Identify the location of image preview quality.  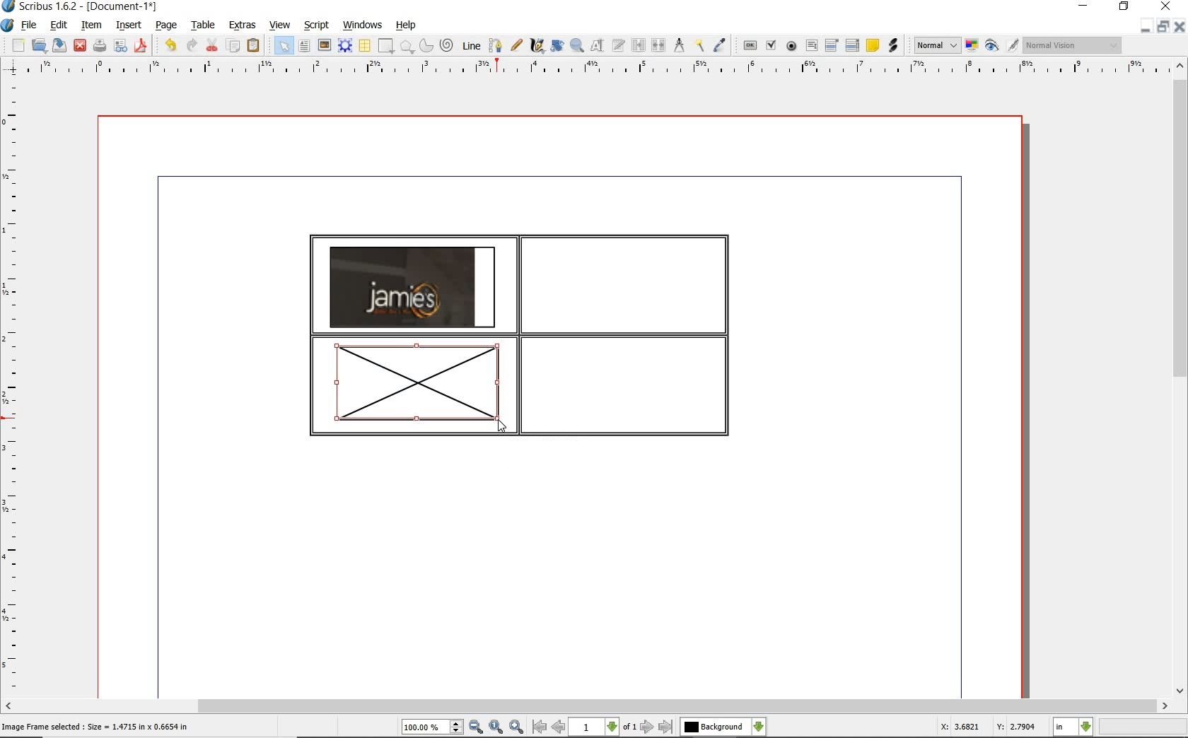
(936, 44).